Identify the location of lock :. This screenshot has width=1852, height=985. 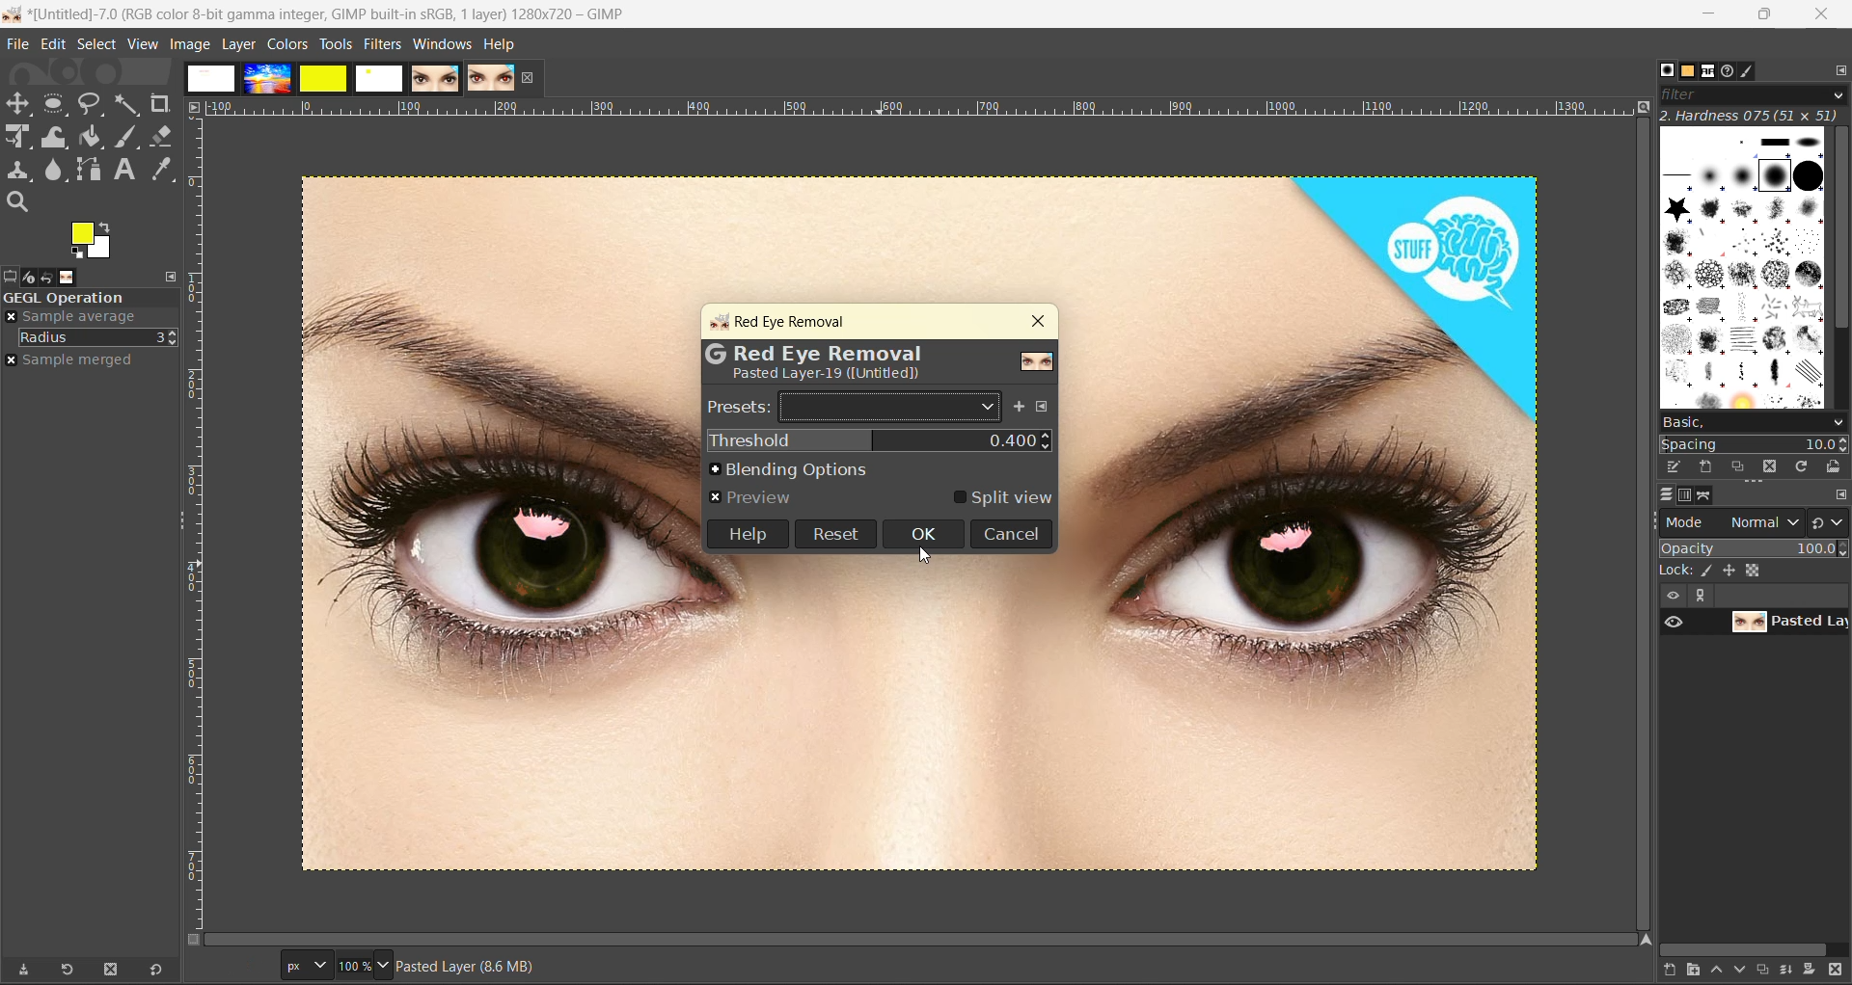
(1673, 571).